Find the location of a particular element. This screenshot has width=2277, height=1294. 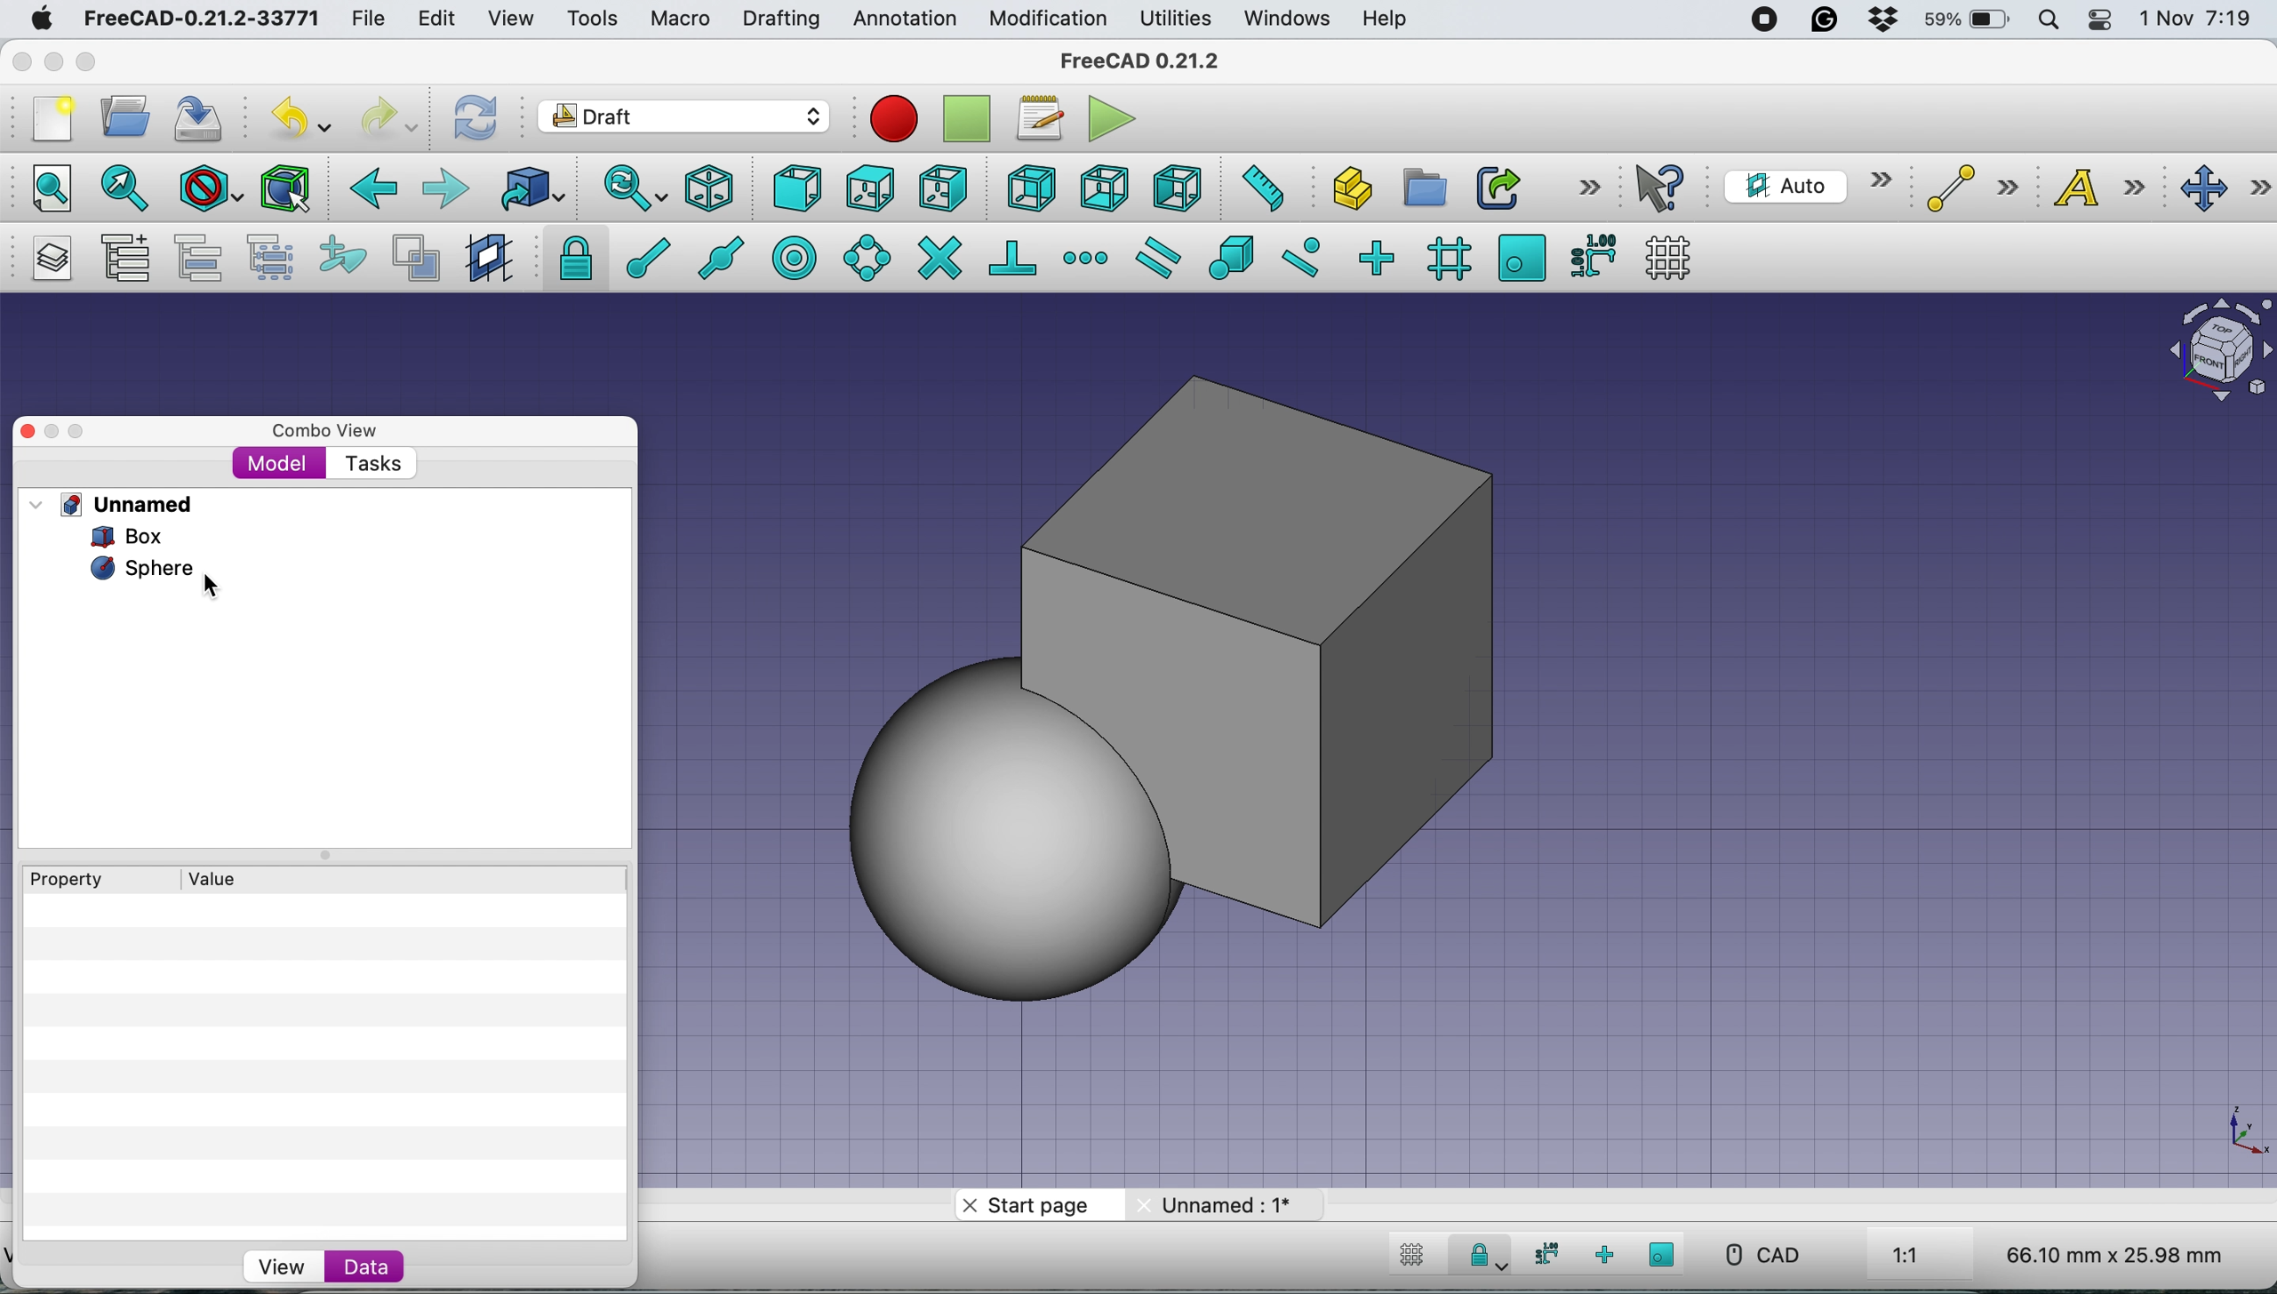

save is located at coordinates (200, 118).